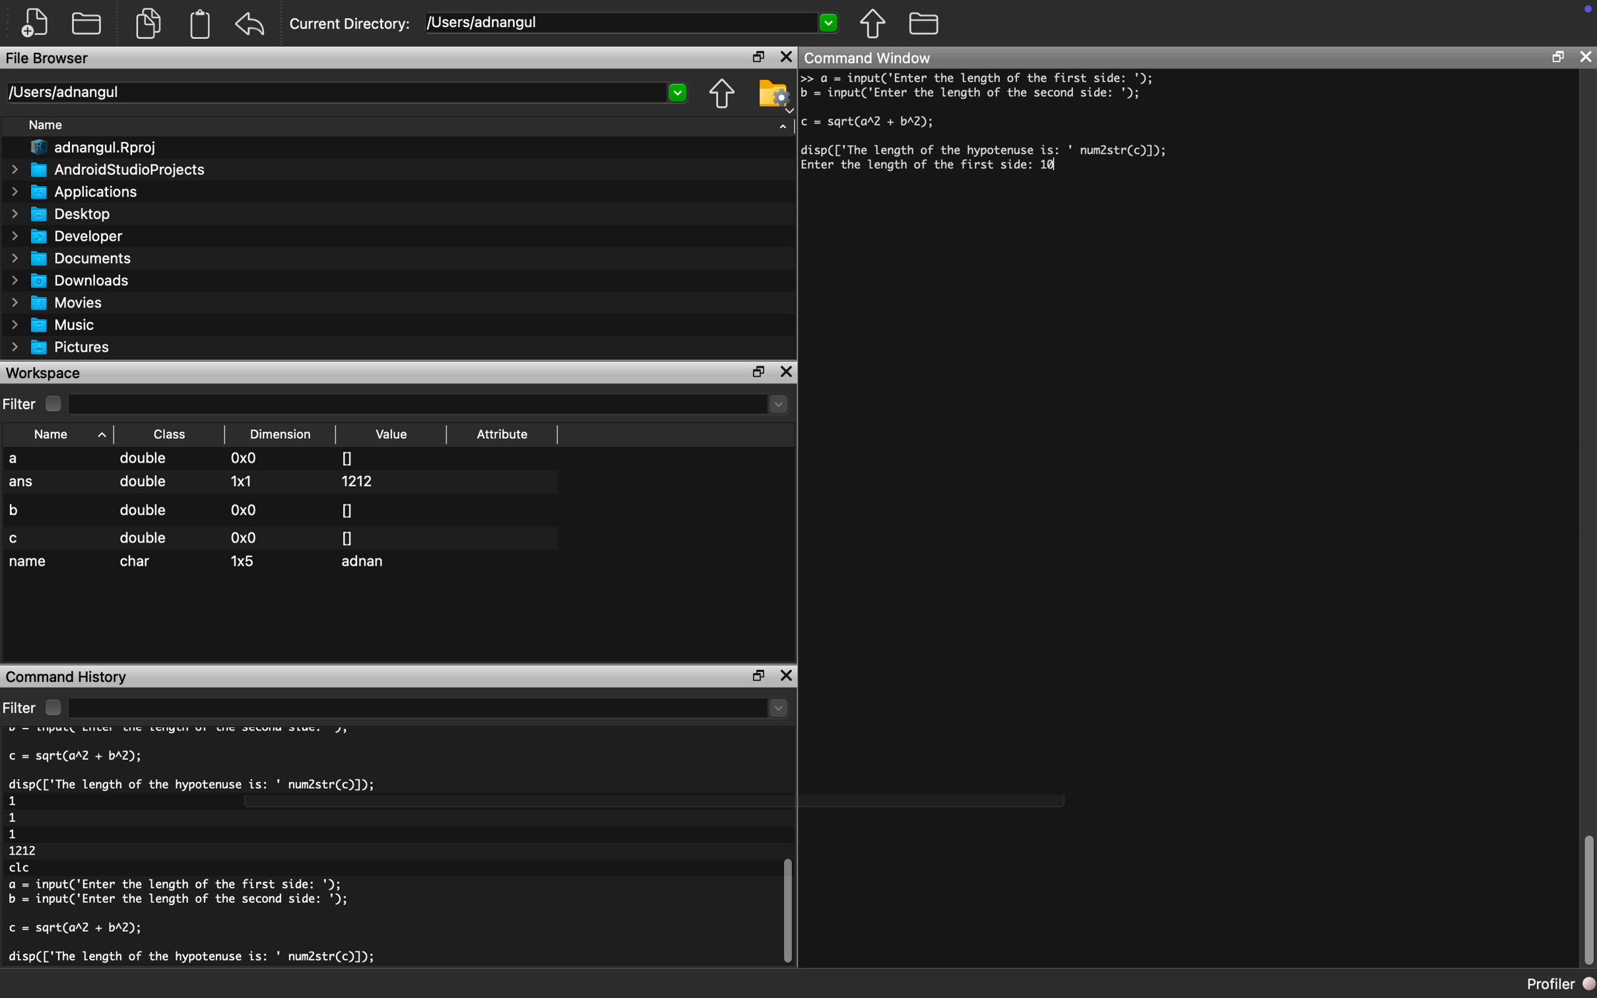 The image size is (1597, 998). Describe the element at coordinates (69, 675) in the screenshot. I see `Command History` at that location.